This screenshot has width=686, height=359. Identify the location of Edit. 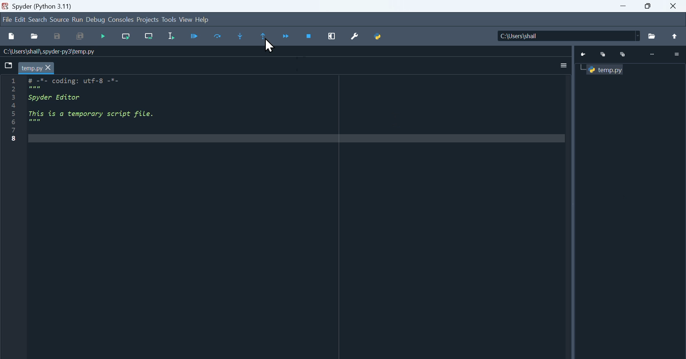
(21, 19).